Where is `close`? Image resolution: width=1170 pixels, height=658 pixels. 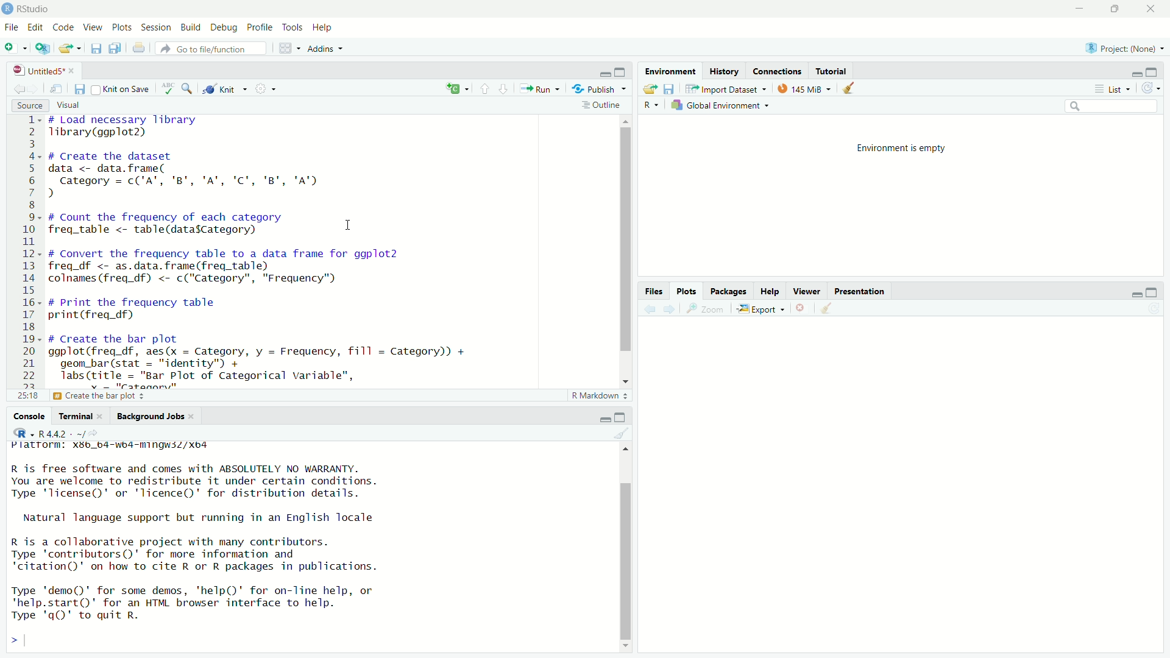 close is located at coordinates (1153, 9).